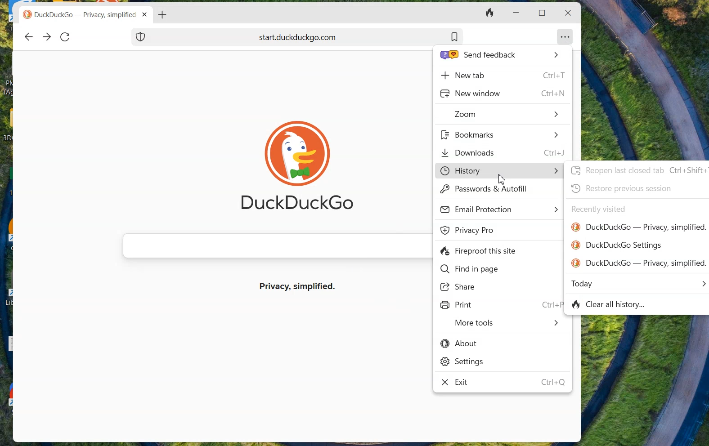 The image size is (709, 446). I want to click on close, so click(567, 13).